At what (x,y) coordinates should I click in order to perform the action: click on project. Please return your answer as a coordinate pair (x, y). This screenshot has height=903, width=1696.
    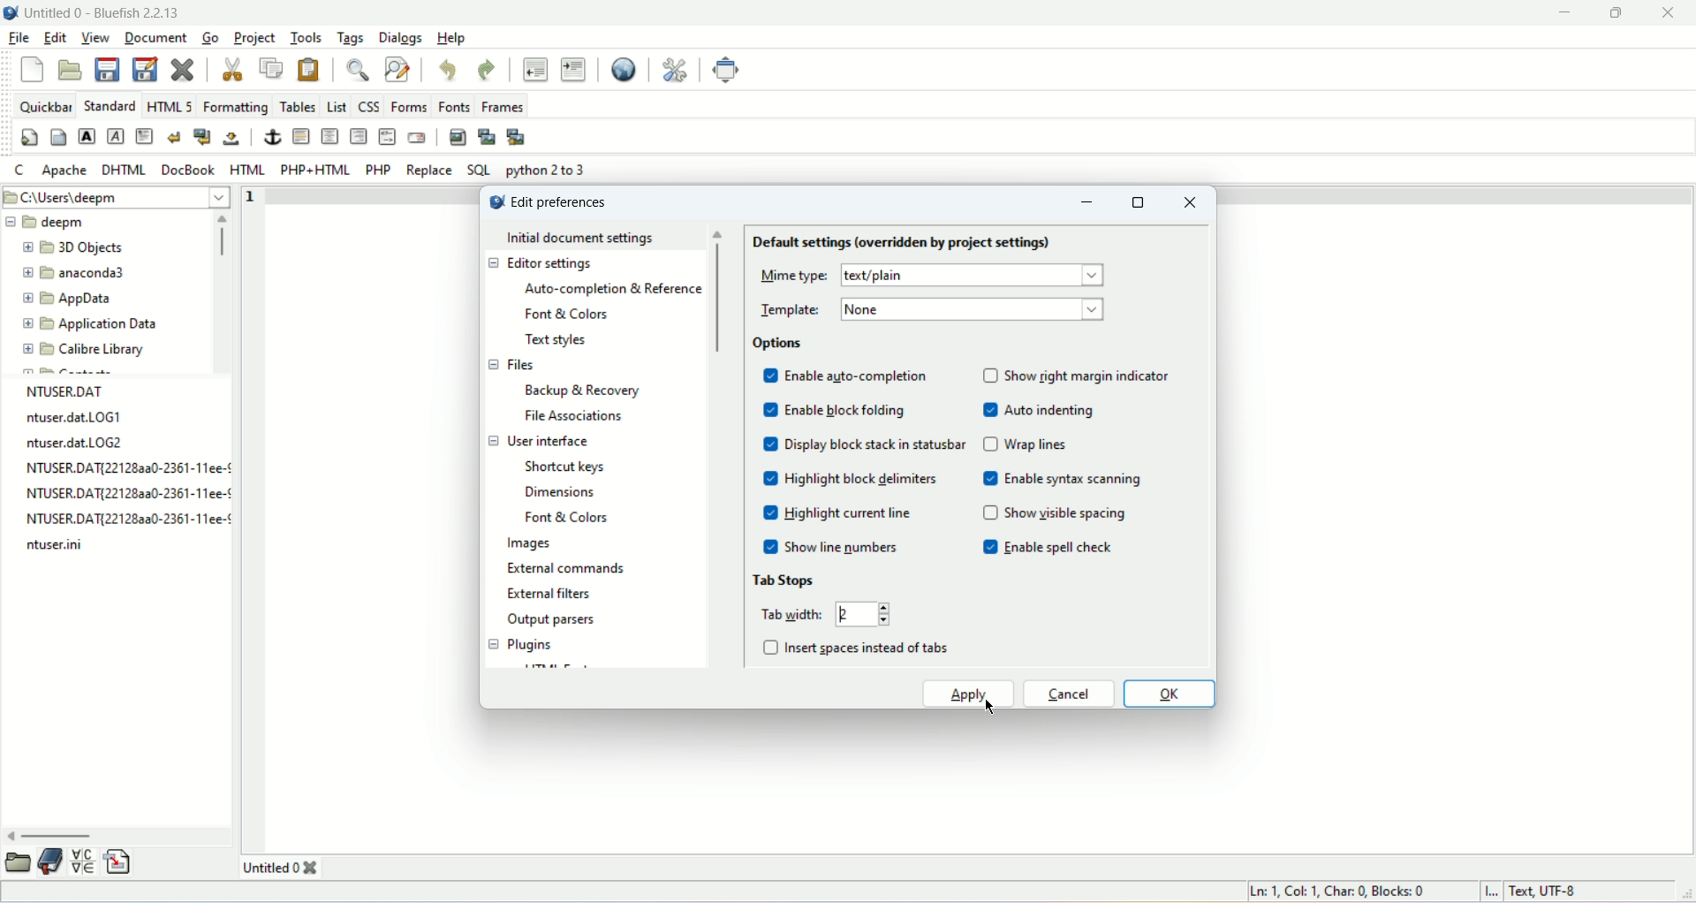
    Looking at the image, I should click on (251, 36).